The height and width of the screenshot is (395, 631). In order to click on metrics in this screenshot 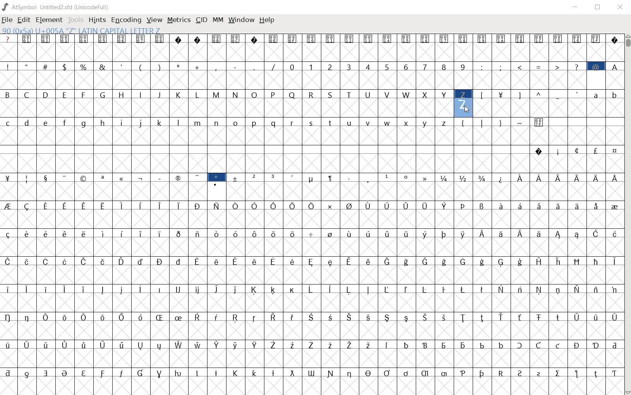, I will do `click(180, 20)`.